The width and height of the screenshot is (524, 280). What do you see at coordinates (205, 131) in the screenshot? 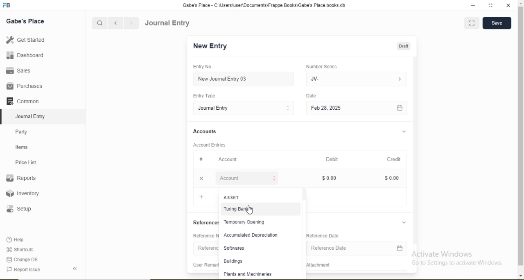
I see `Accounts` at bounding box center [205, 131].